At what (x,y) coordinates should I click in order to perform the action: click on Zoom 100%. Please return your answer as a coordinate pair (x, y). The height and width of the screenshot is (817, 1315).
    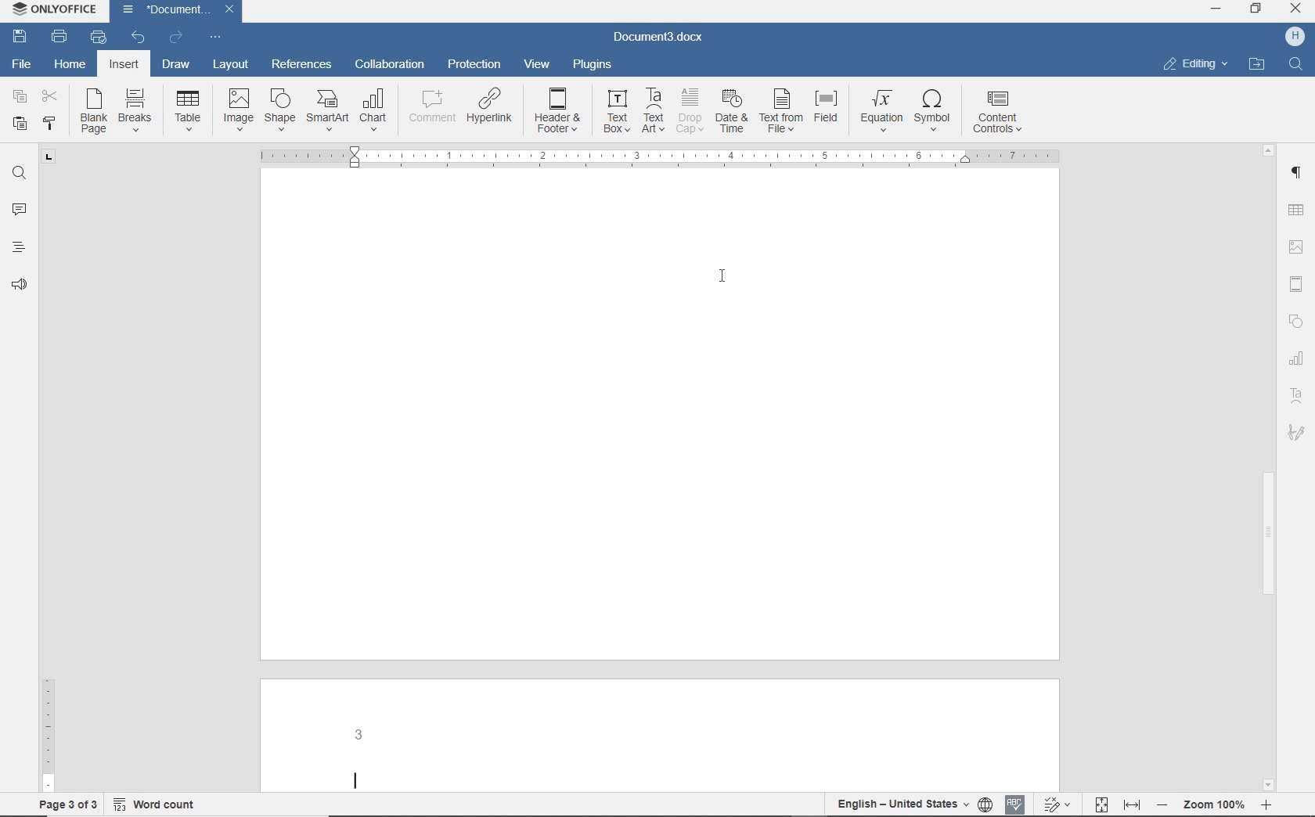
    Looking at the image, I should click on (1213, 804).